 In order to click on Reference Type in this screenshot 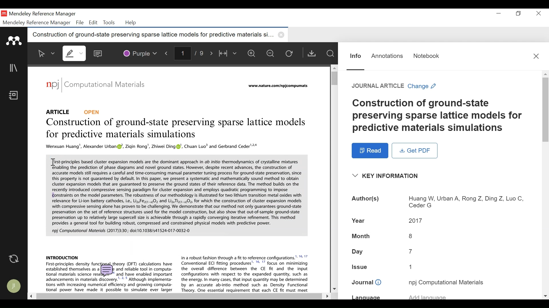, I will do `click(73, 112)`.